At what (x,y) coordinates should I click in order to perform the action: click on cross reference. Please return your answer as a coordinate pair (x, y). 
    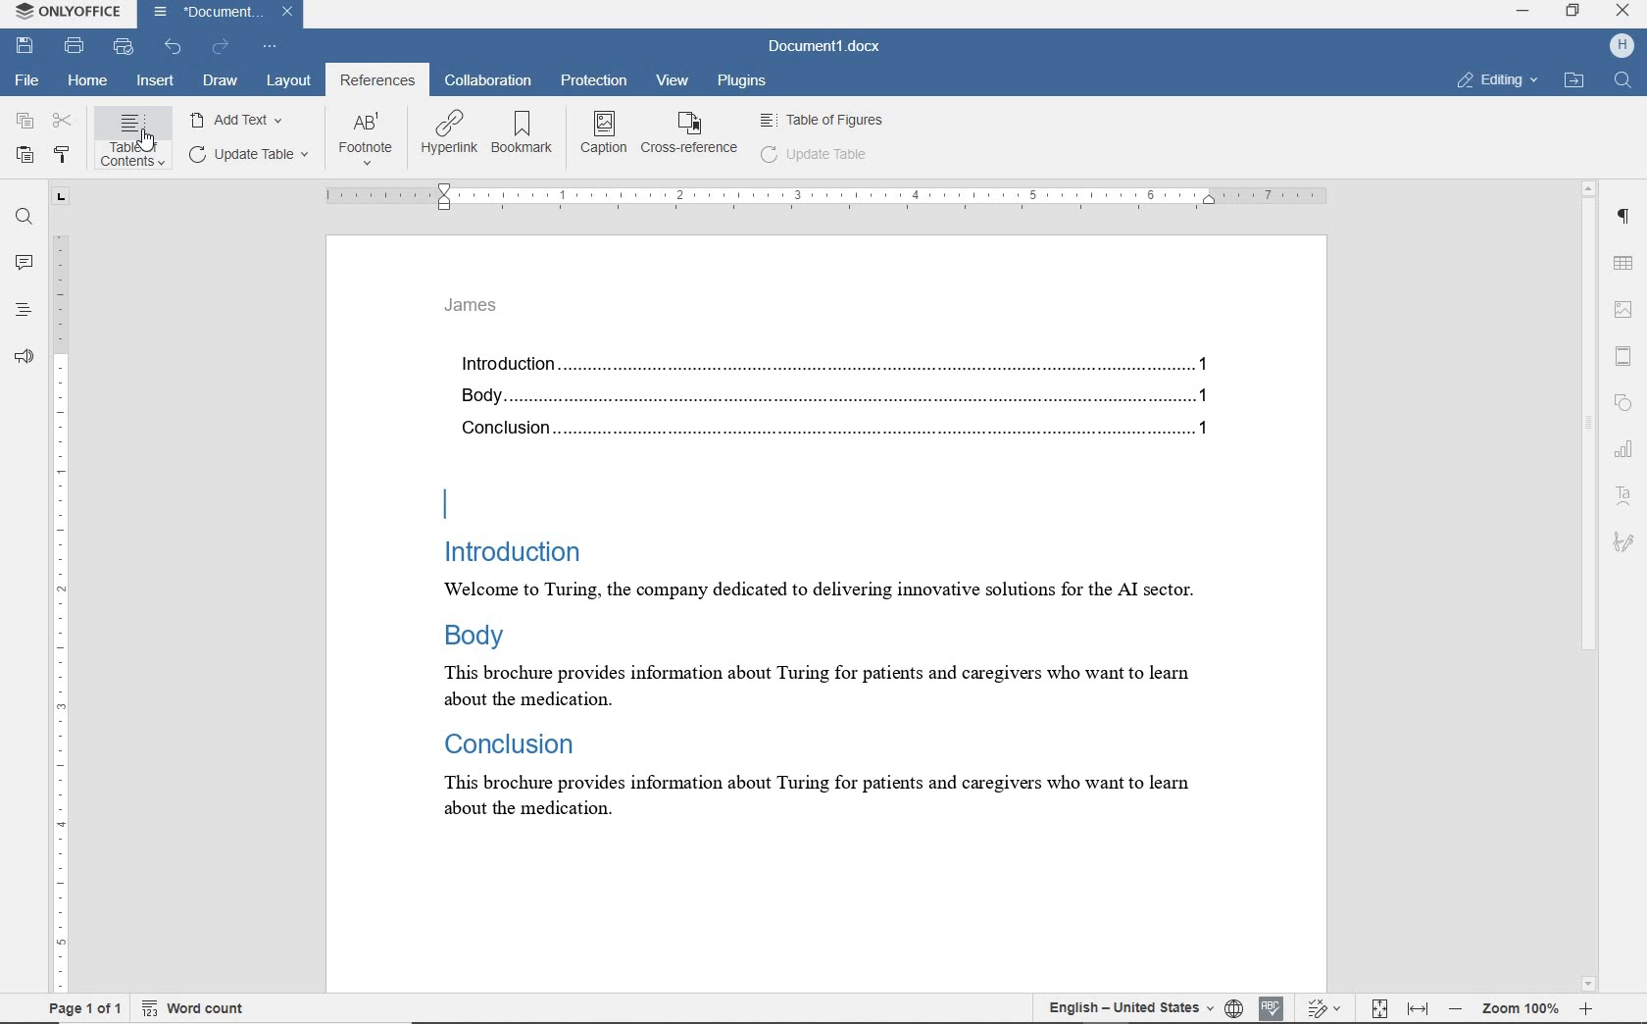
    Looking at the image, I should click on (690, 137).